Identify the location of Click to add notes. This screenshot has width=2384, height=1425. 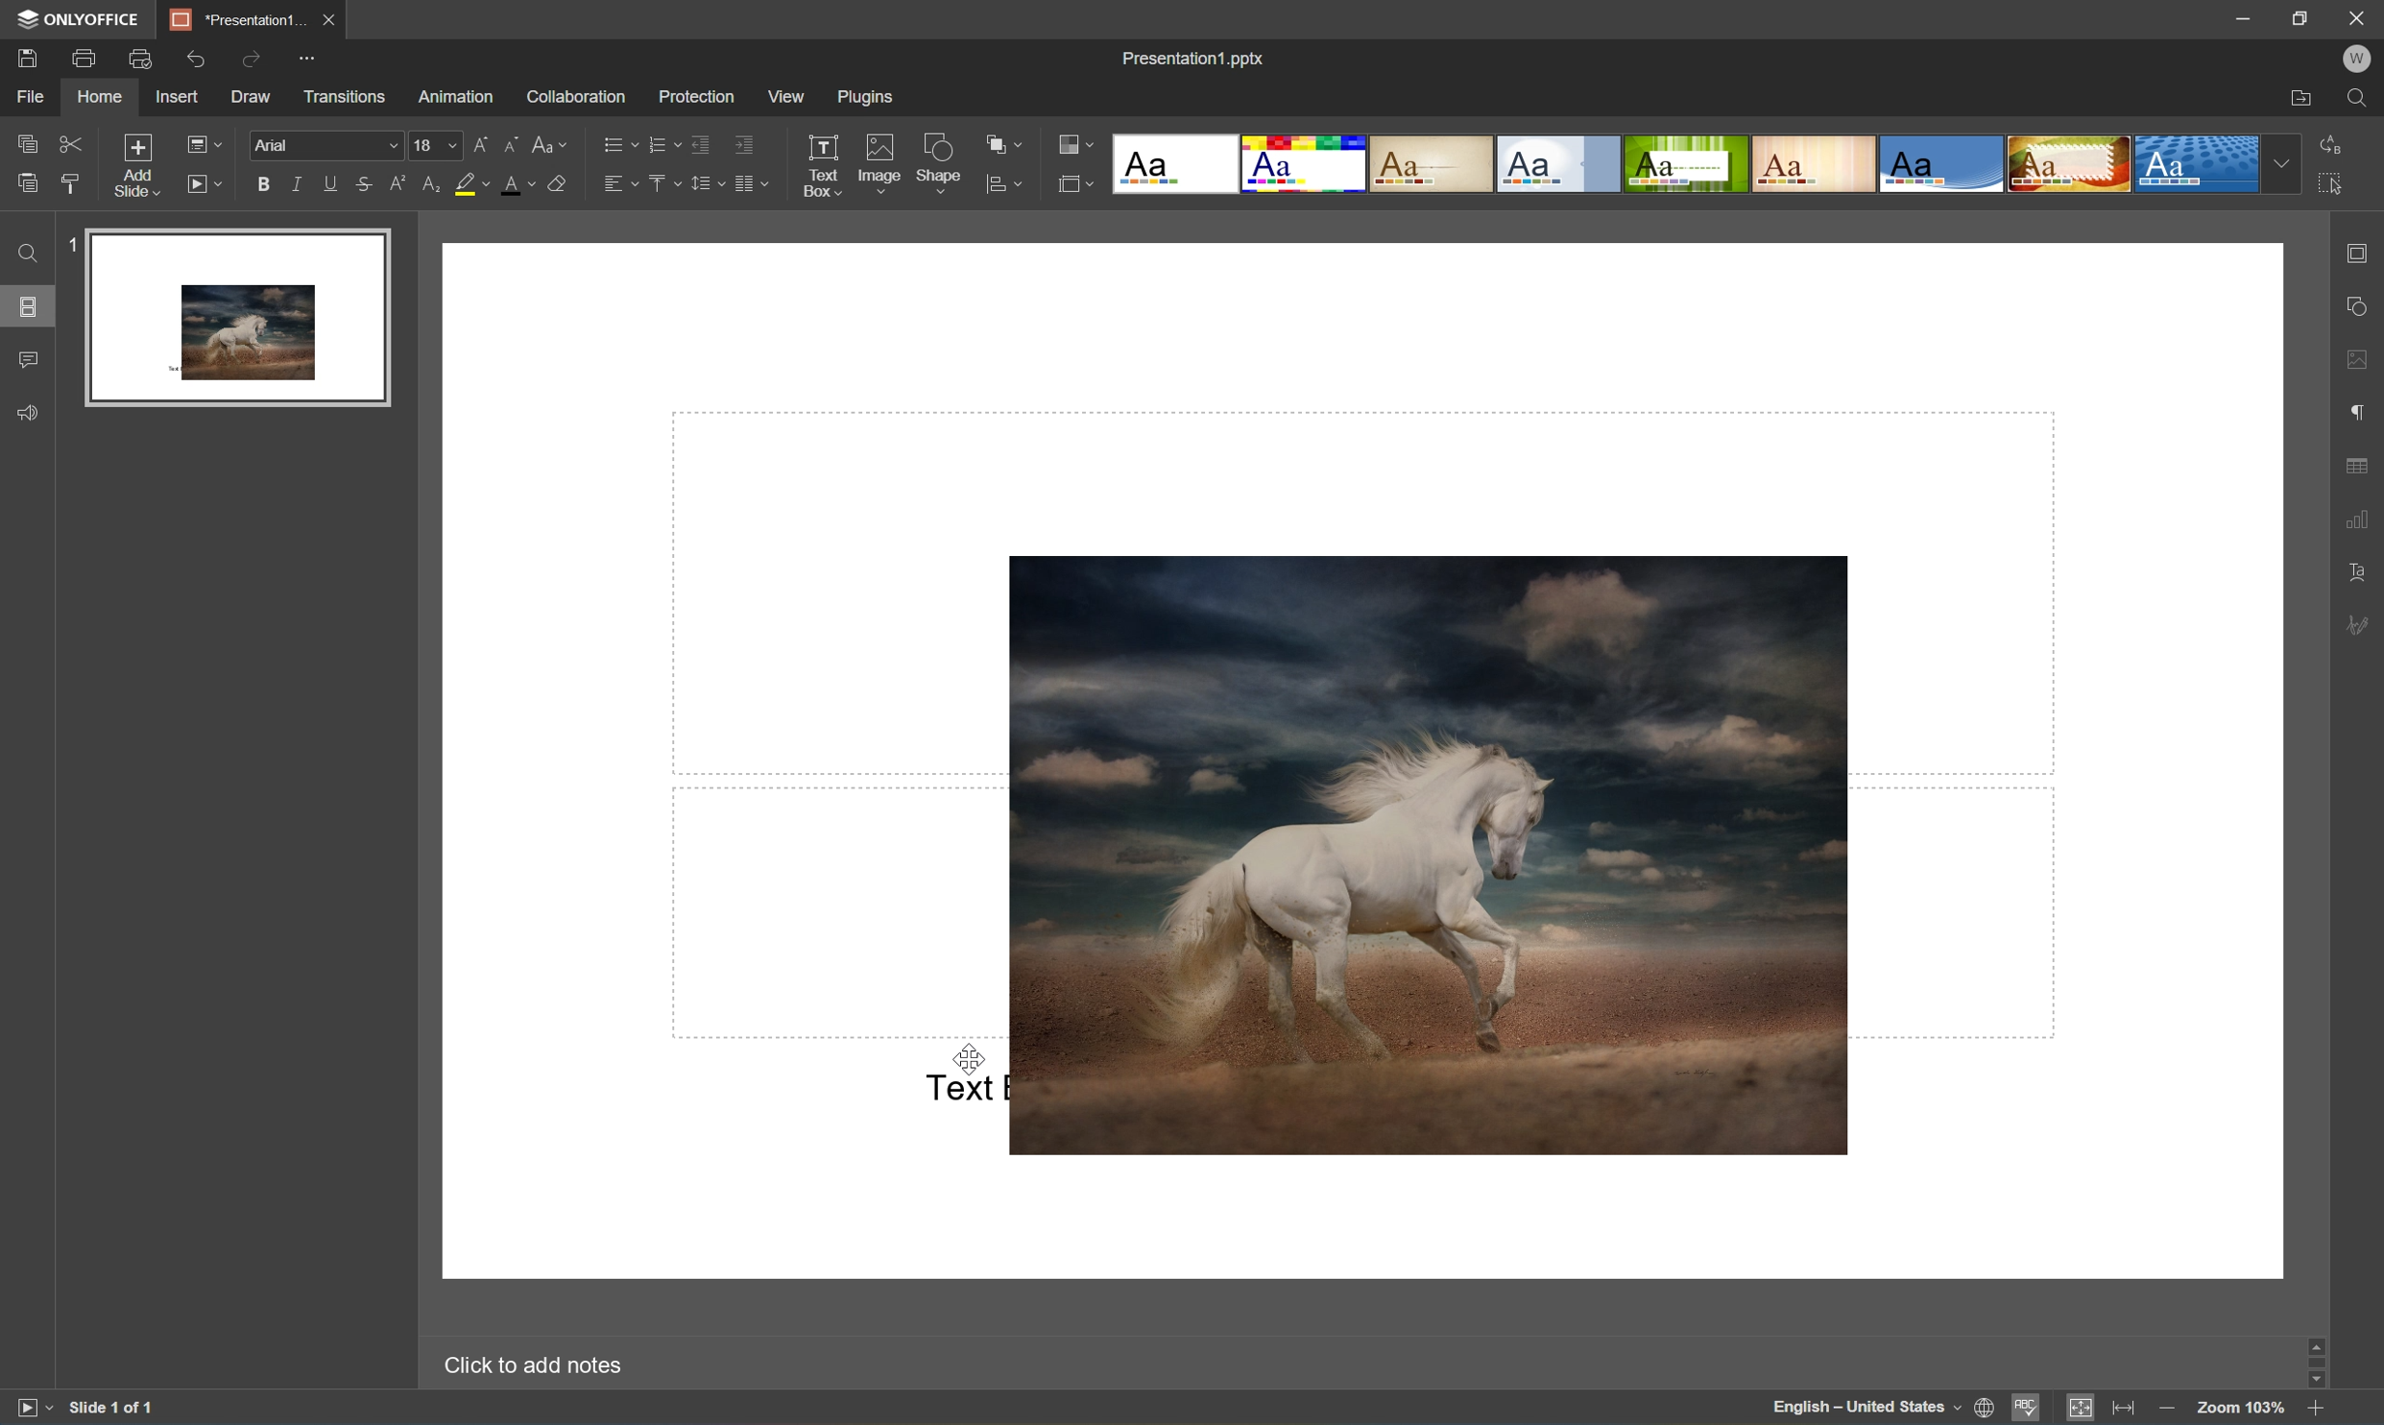
(542, 1368).